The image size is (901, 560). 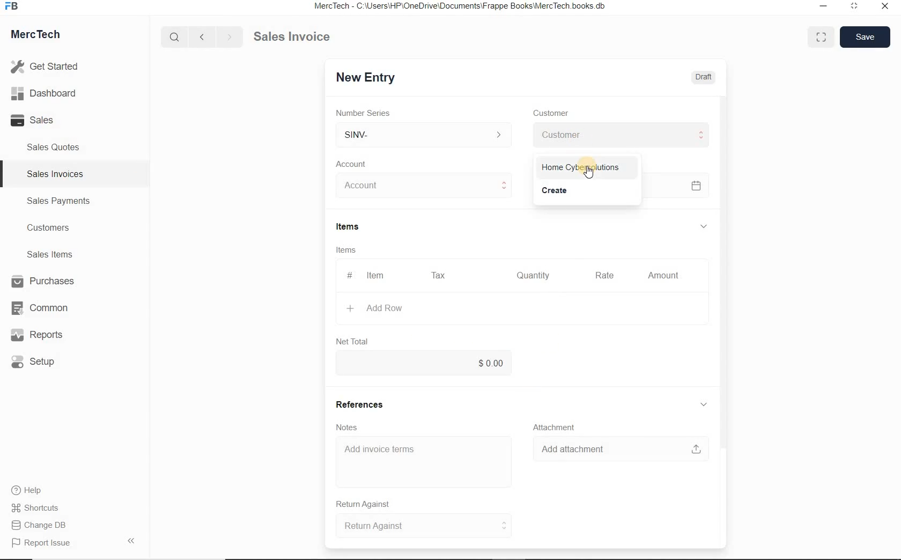 What do you see at coordinates (229, 37) in the screenshot?
I see `Go forward` at bounding box center [229, 37].